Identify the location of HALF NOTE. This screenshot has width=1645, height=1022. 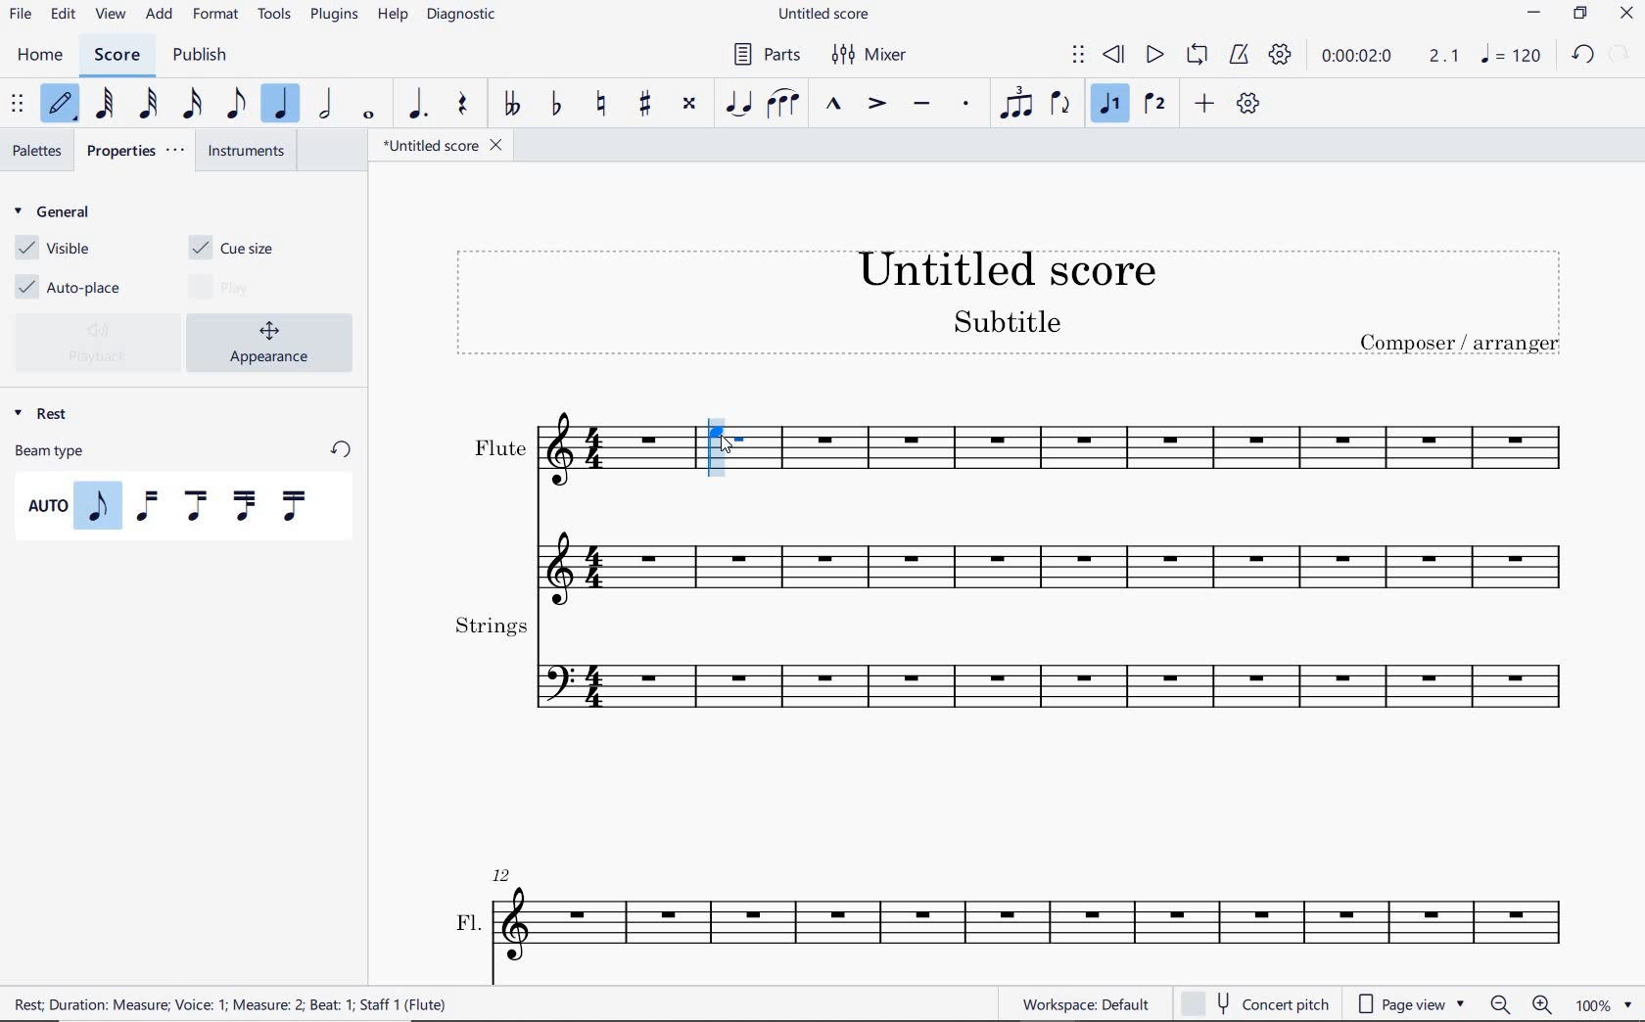
(328, 105).